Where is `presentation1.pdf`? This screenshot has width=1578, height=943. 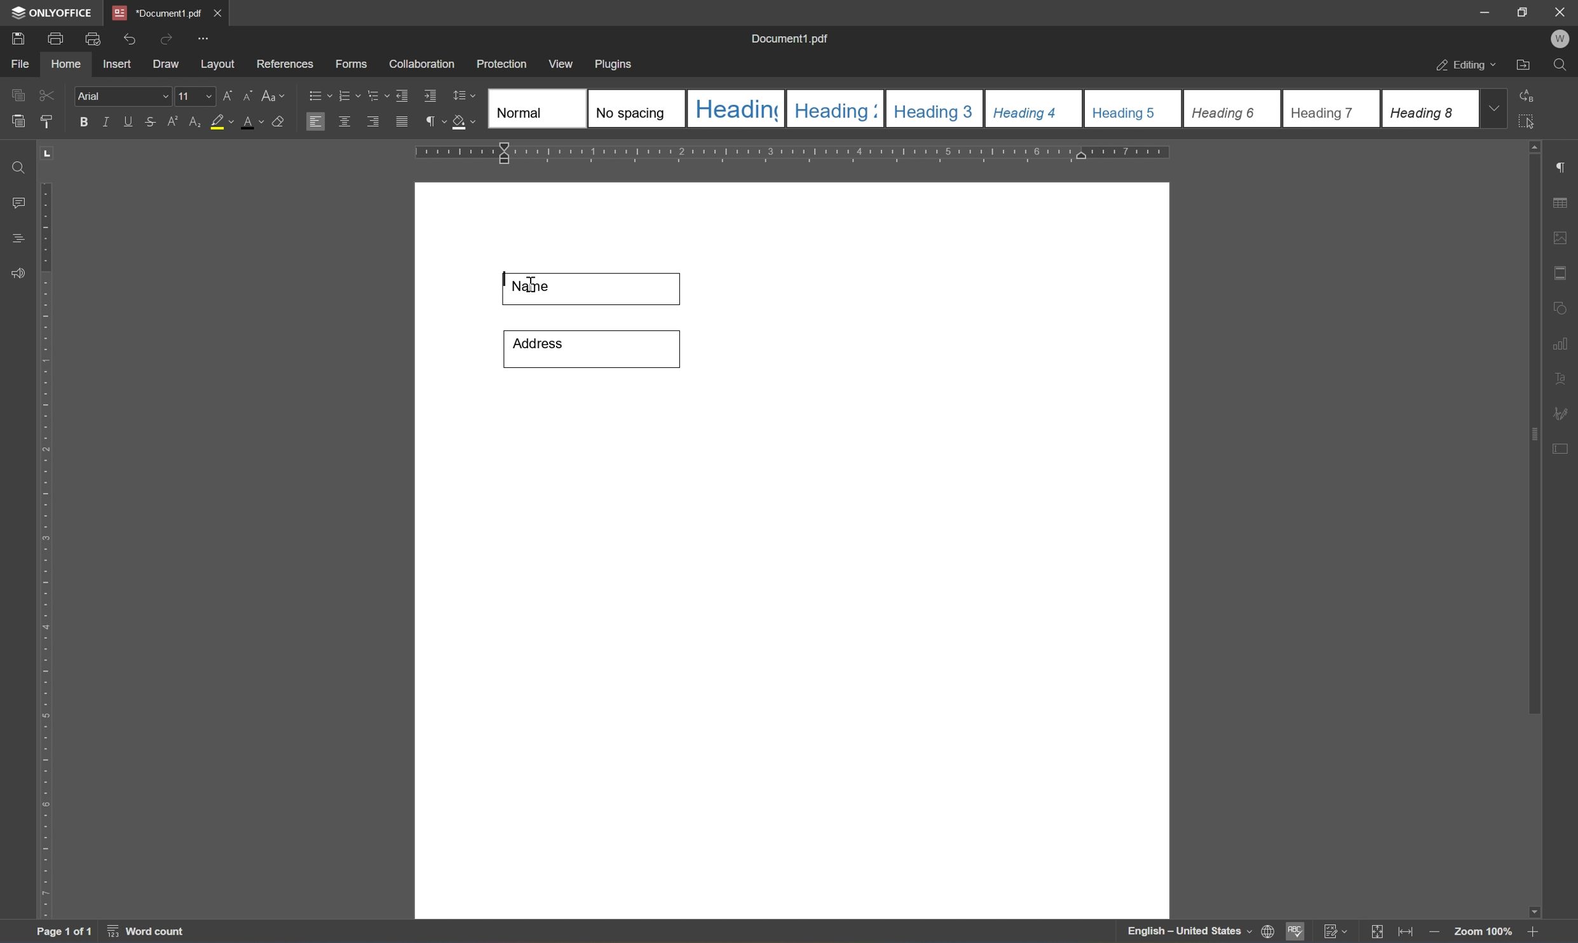
presentation1.pdf is located at coordinates (156, 13).